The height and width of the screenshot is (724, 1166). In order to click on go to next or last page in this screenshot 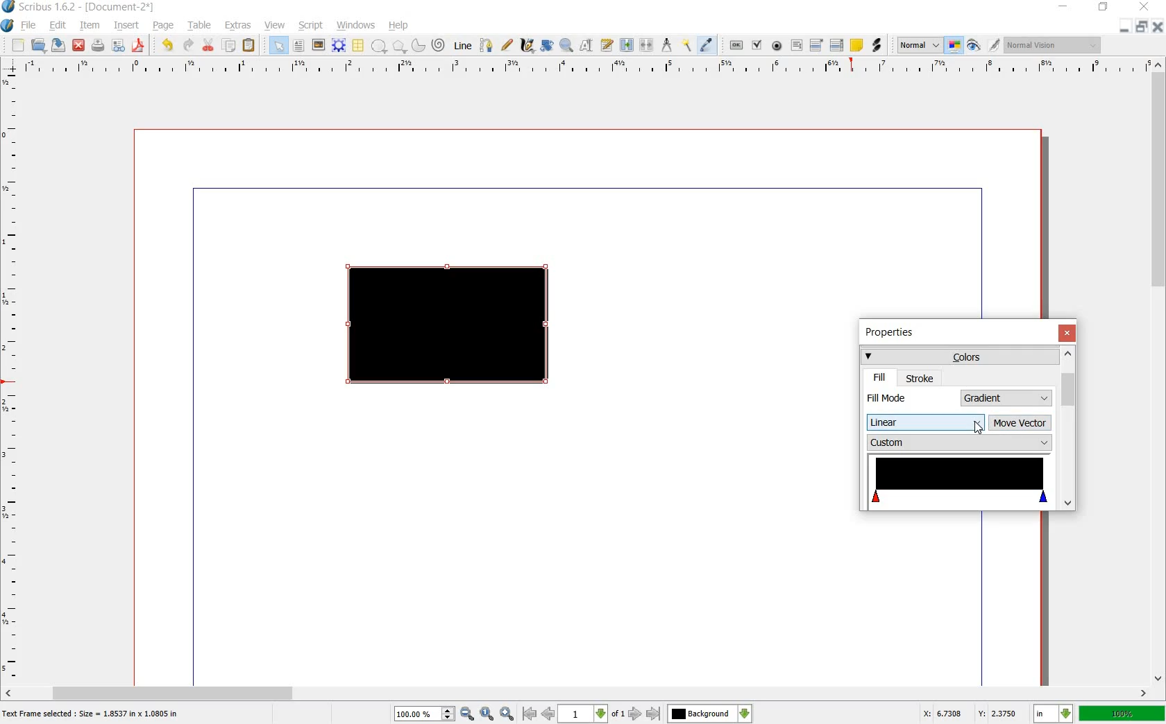, I will do `click(643, 714)`.